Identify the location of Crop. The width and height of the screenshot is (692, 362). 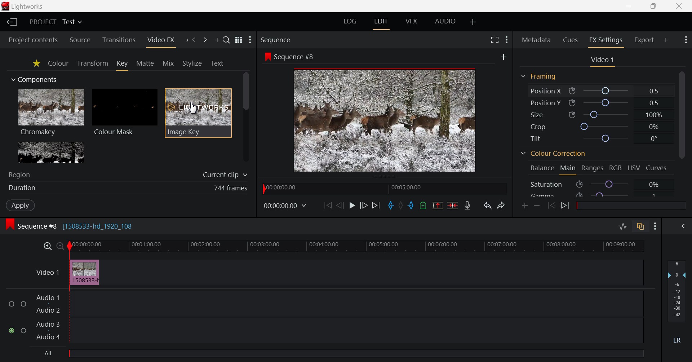
(537, 127).